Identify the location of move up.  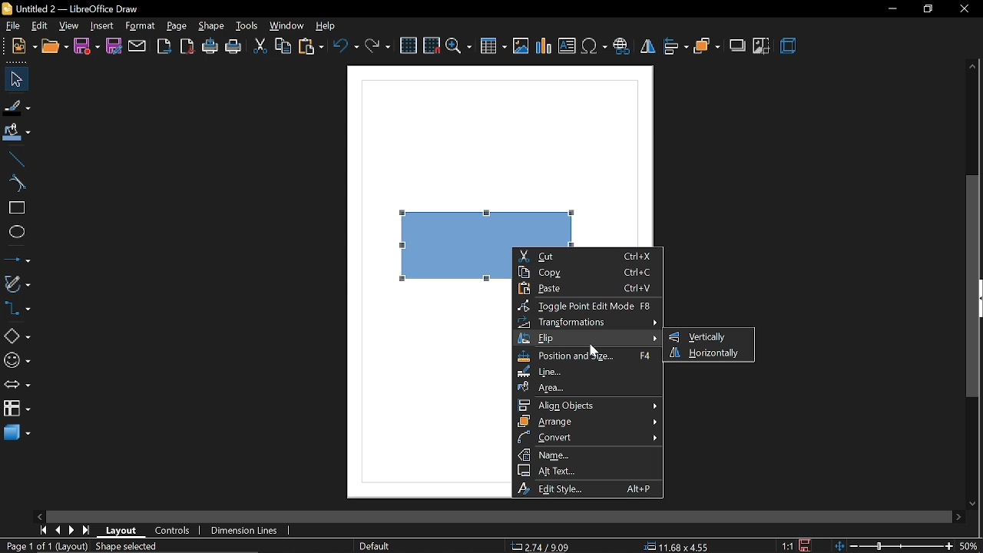
(972, 65).